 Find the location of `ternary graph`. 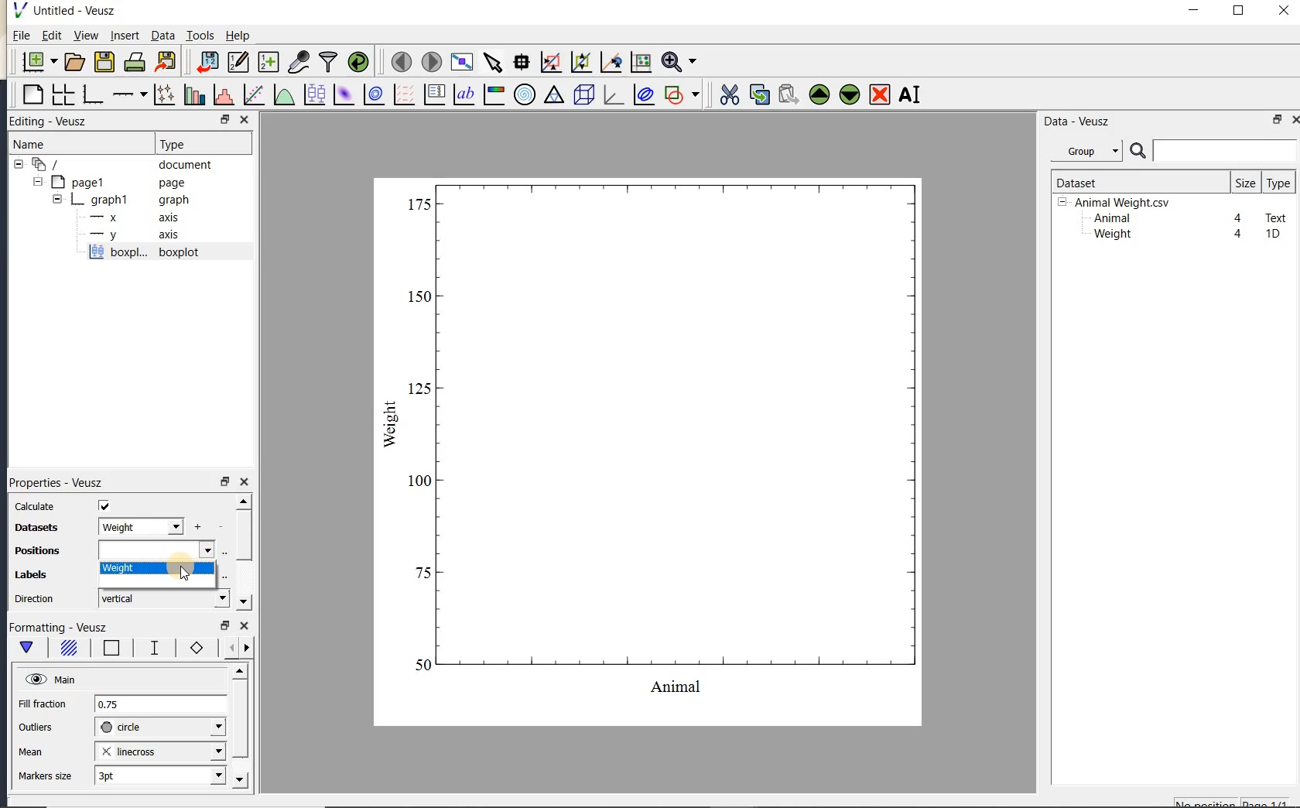

ternary graph is located at coordinates (553, 97).